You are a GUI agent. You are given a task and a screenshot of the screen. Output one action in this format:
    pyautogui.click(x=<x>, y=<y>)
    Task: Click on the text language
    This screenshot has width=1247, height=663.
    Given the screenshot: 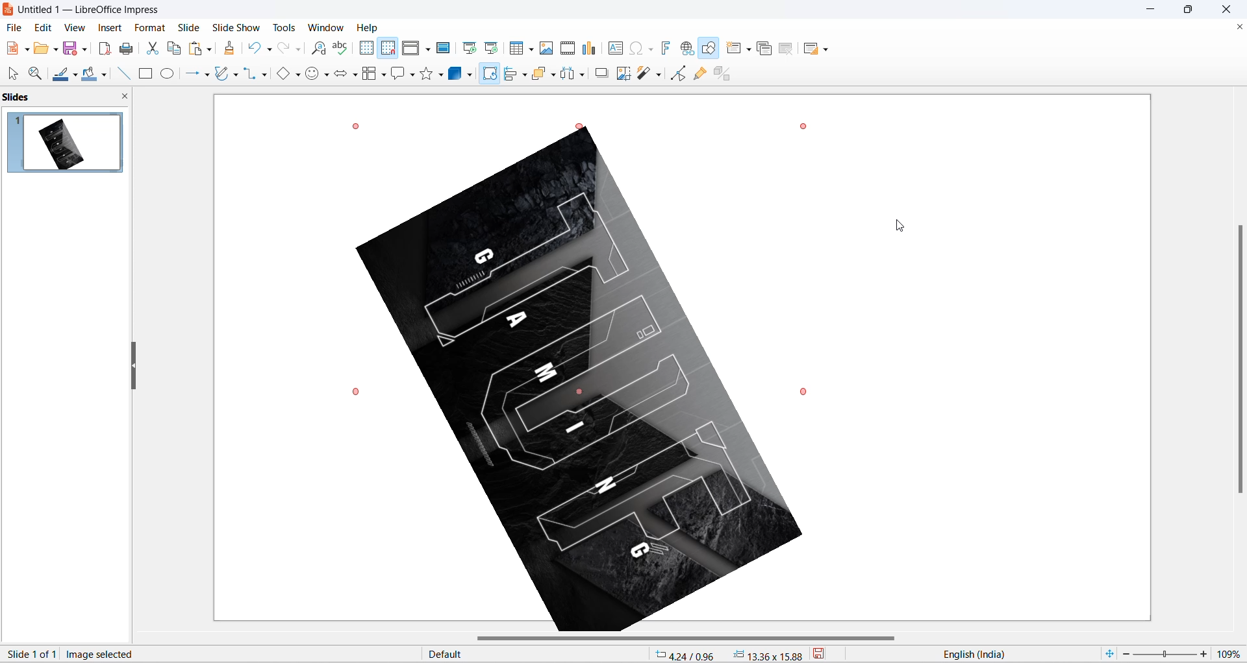 What is the action you would take?
    pyautogui.click(x=1006, y=654)
    